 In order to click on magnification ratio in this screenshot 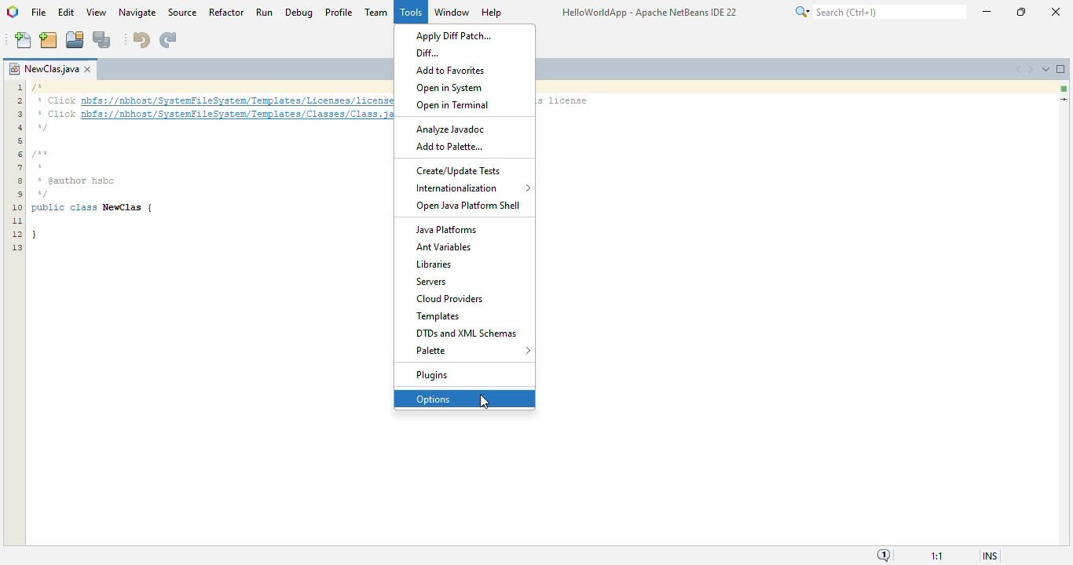, I will do `click(937, 556)`.